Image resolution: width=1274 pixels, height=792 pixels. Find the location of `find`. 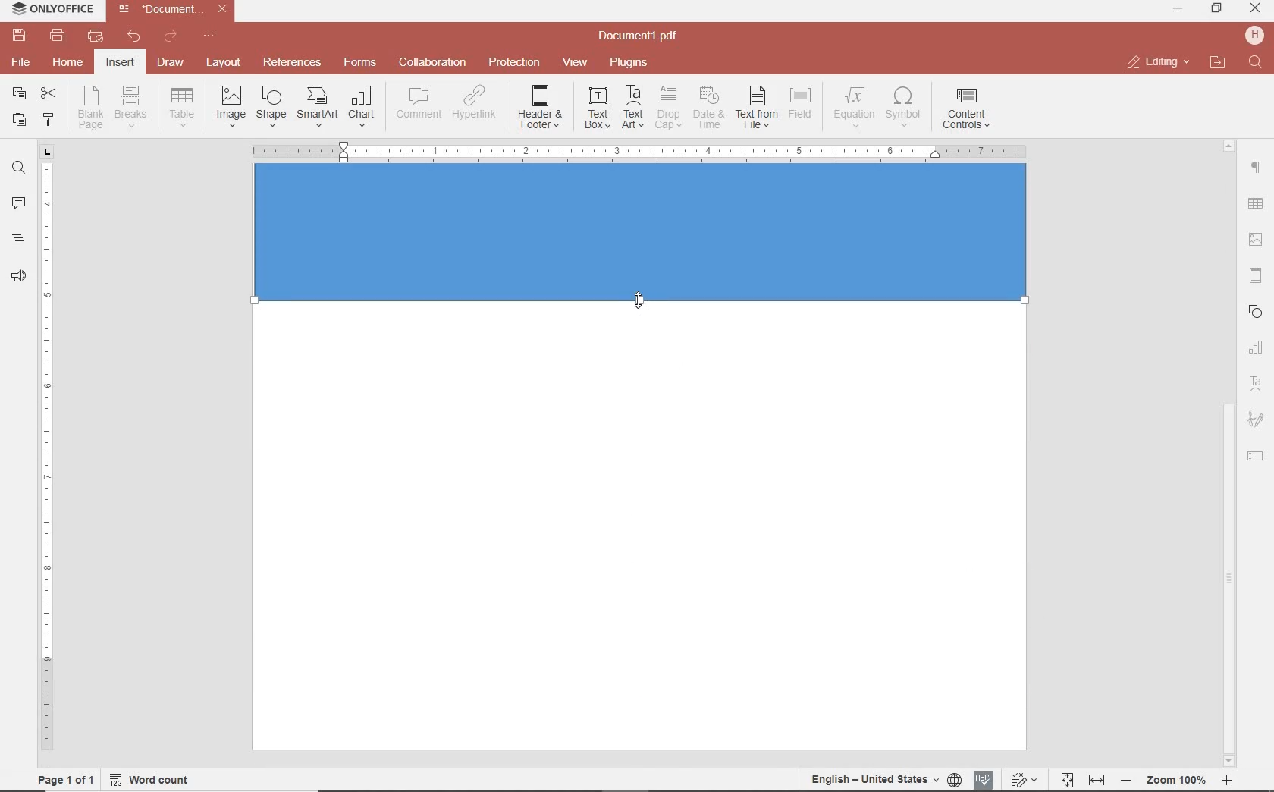

find is located at coordinates (1257, 63).